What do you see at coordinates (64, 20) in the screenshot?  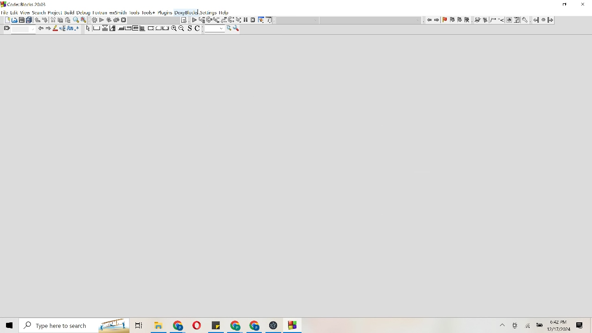 I see `Cut` at bounding box center [64, 20].